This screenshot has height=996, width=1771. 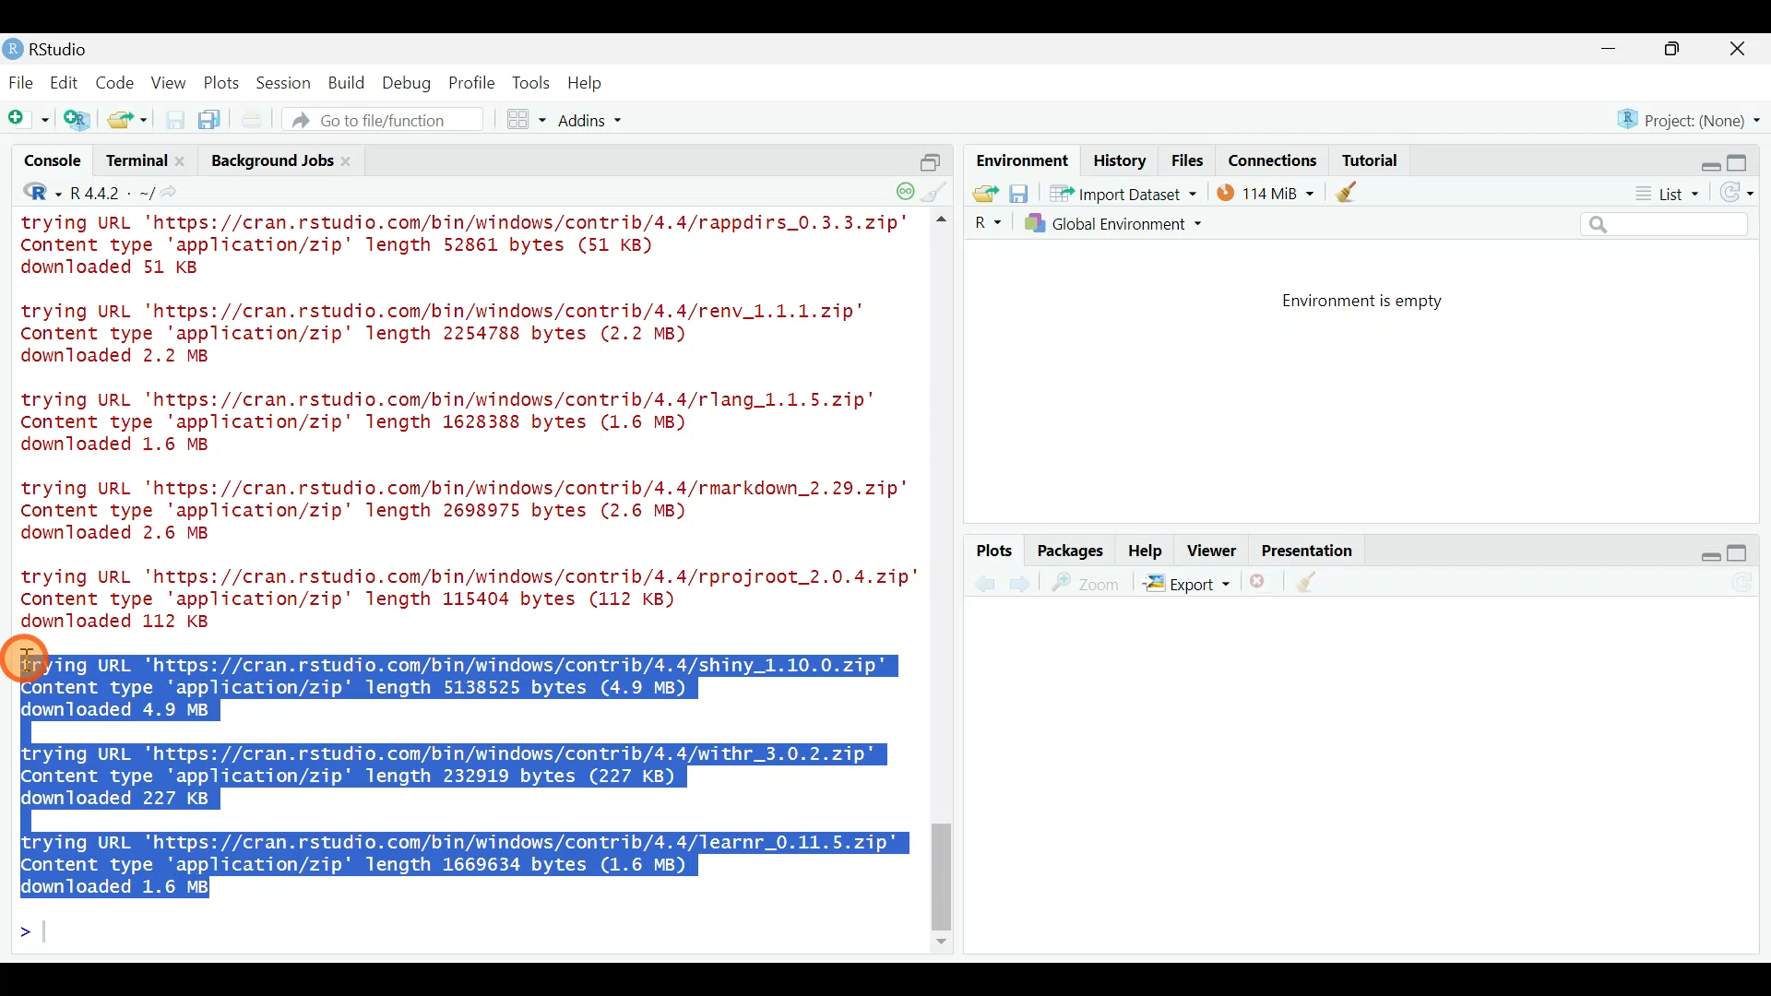 What do you see at coordinates (981, 193) in the screenshot?
I see `Load workspace` at bounding box center [981, 193].